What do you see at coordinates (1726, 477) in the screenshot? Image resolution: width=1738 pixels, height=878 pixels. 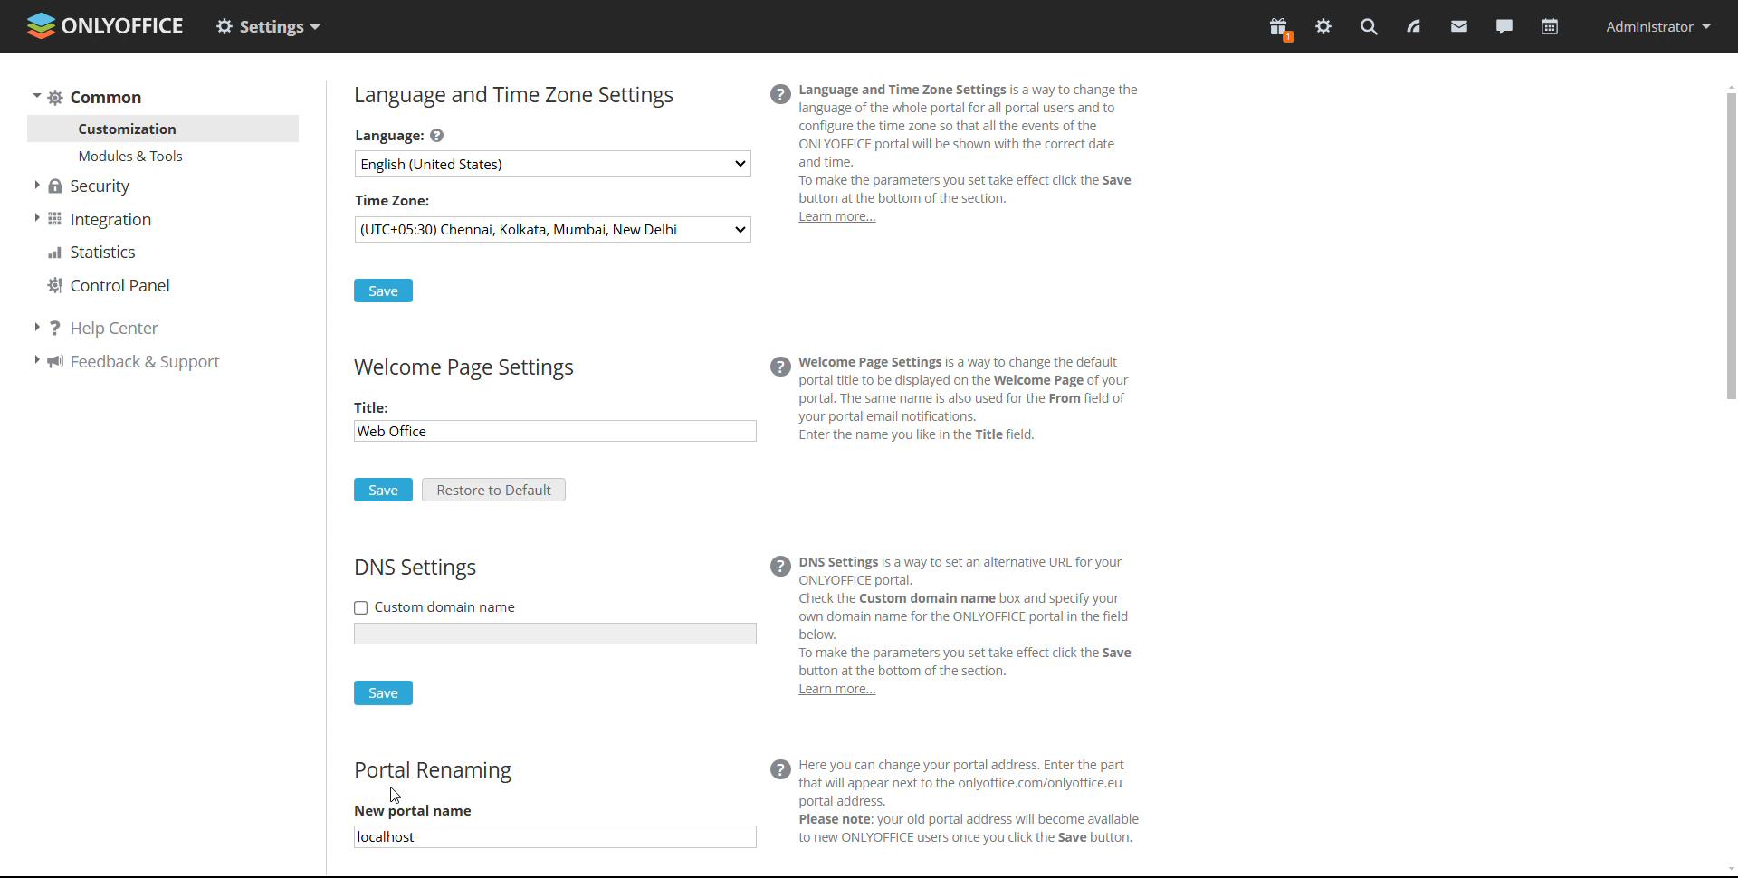 I see `scroll bar` at bounding box center [1726, 477].